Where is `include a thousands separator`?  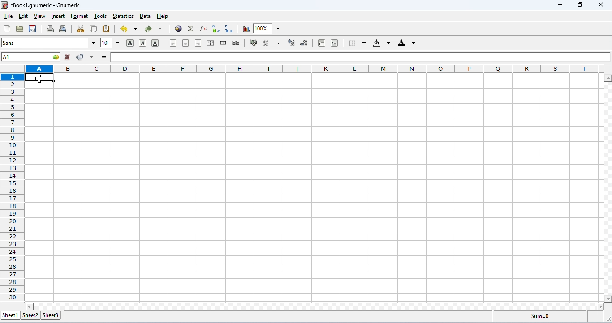
include a thousands separator is located at coordinates (279, 43).